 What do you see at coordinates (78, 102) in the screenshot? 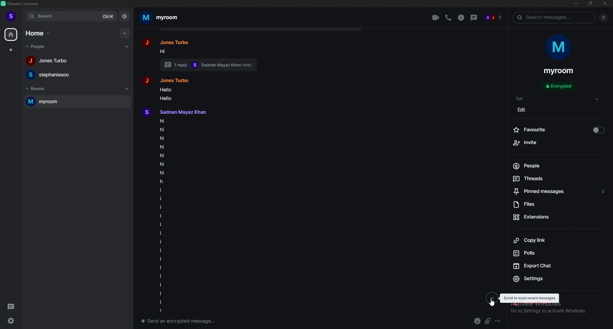
I see `myroom` at bounding box center [78, 102].